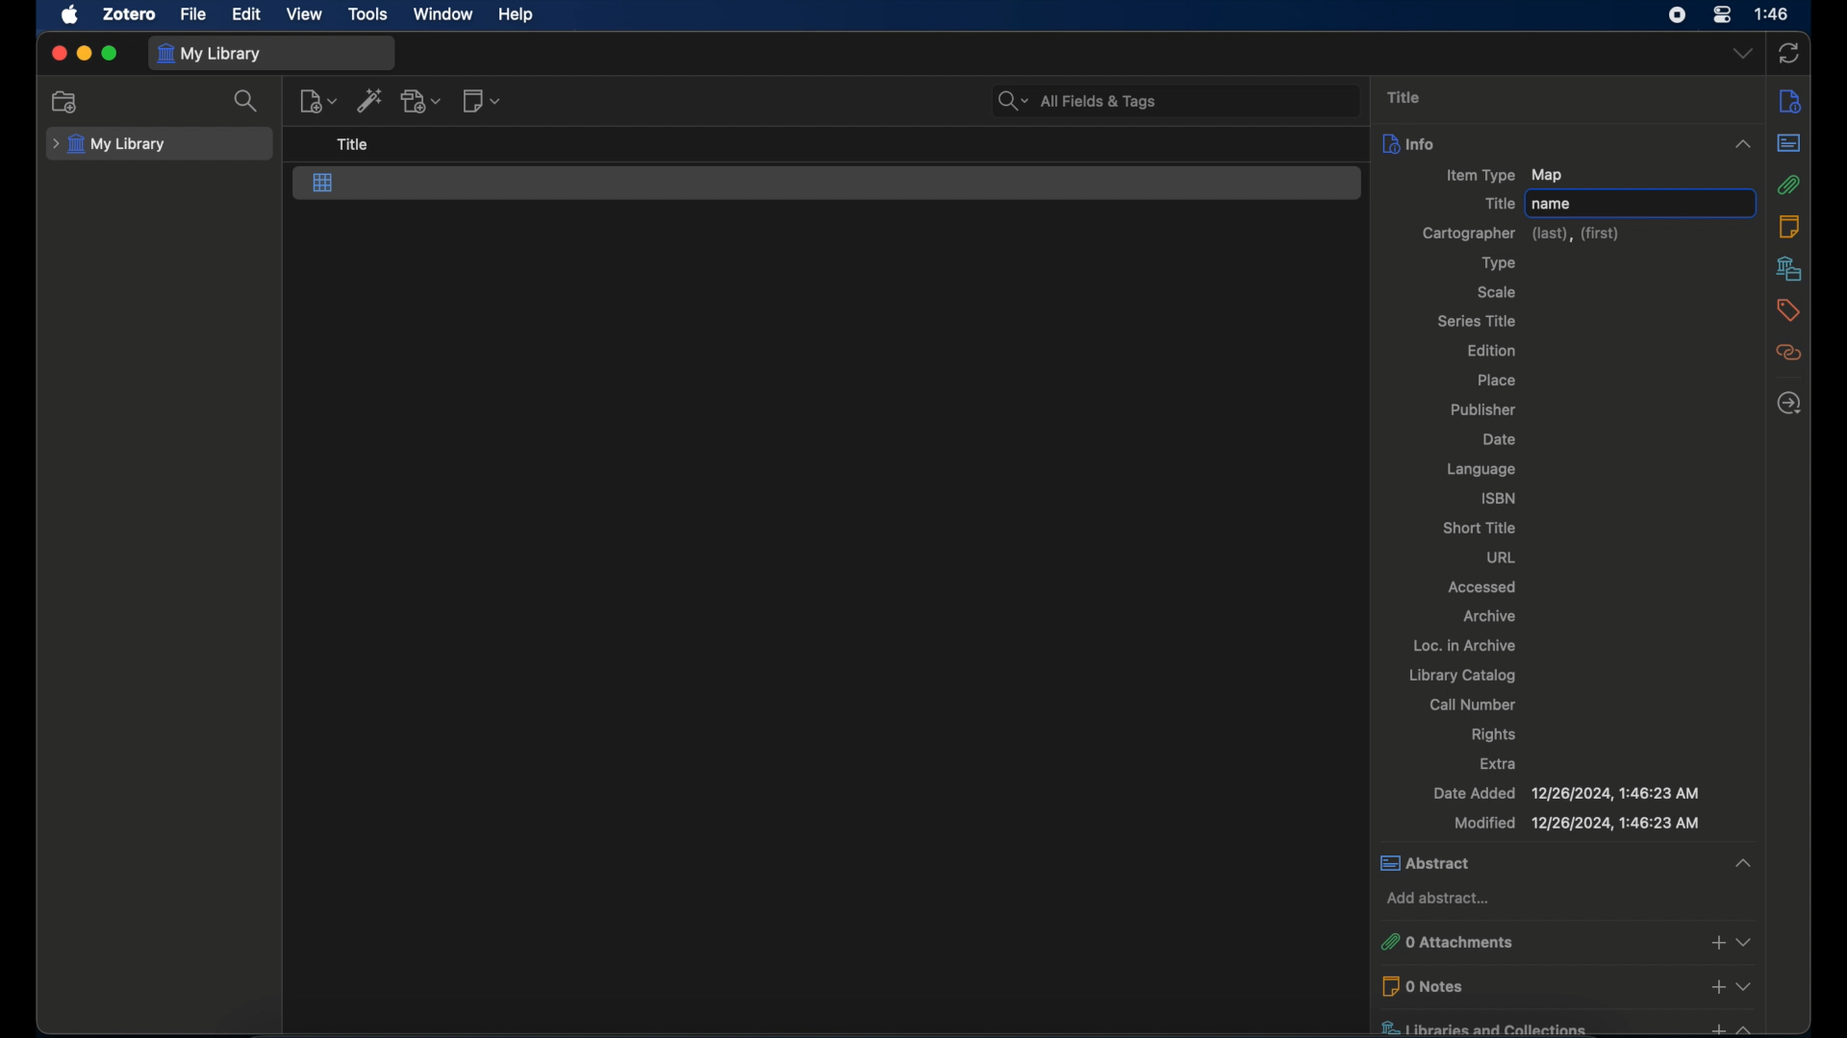 The width and height of the screenshot is (1847, 1038). I want to click on Collapse or expand , so click(1746, 984).